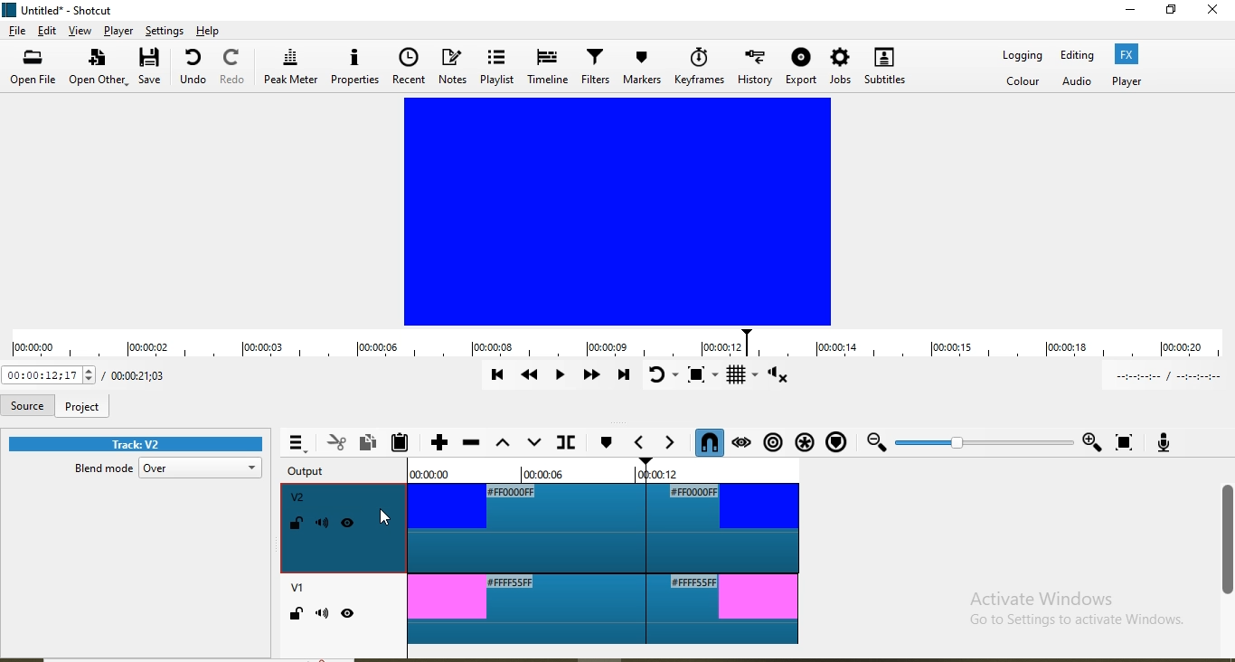  Describe the element at coordinates (772, 443) in the screenshot. I see `Ripple` at that location.